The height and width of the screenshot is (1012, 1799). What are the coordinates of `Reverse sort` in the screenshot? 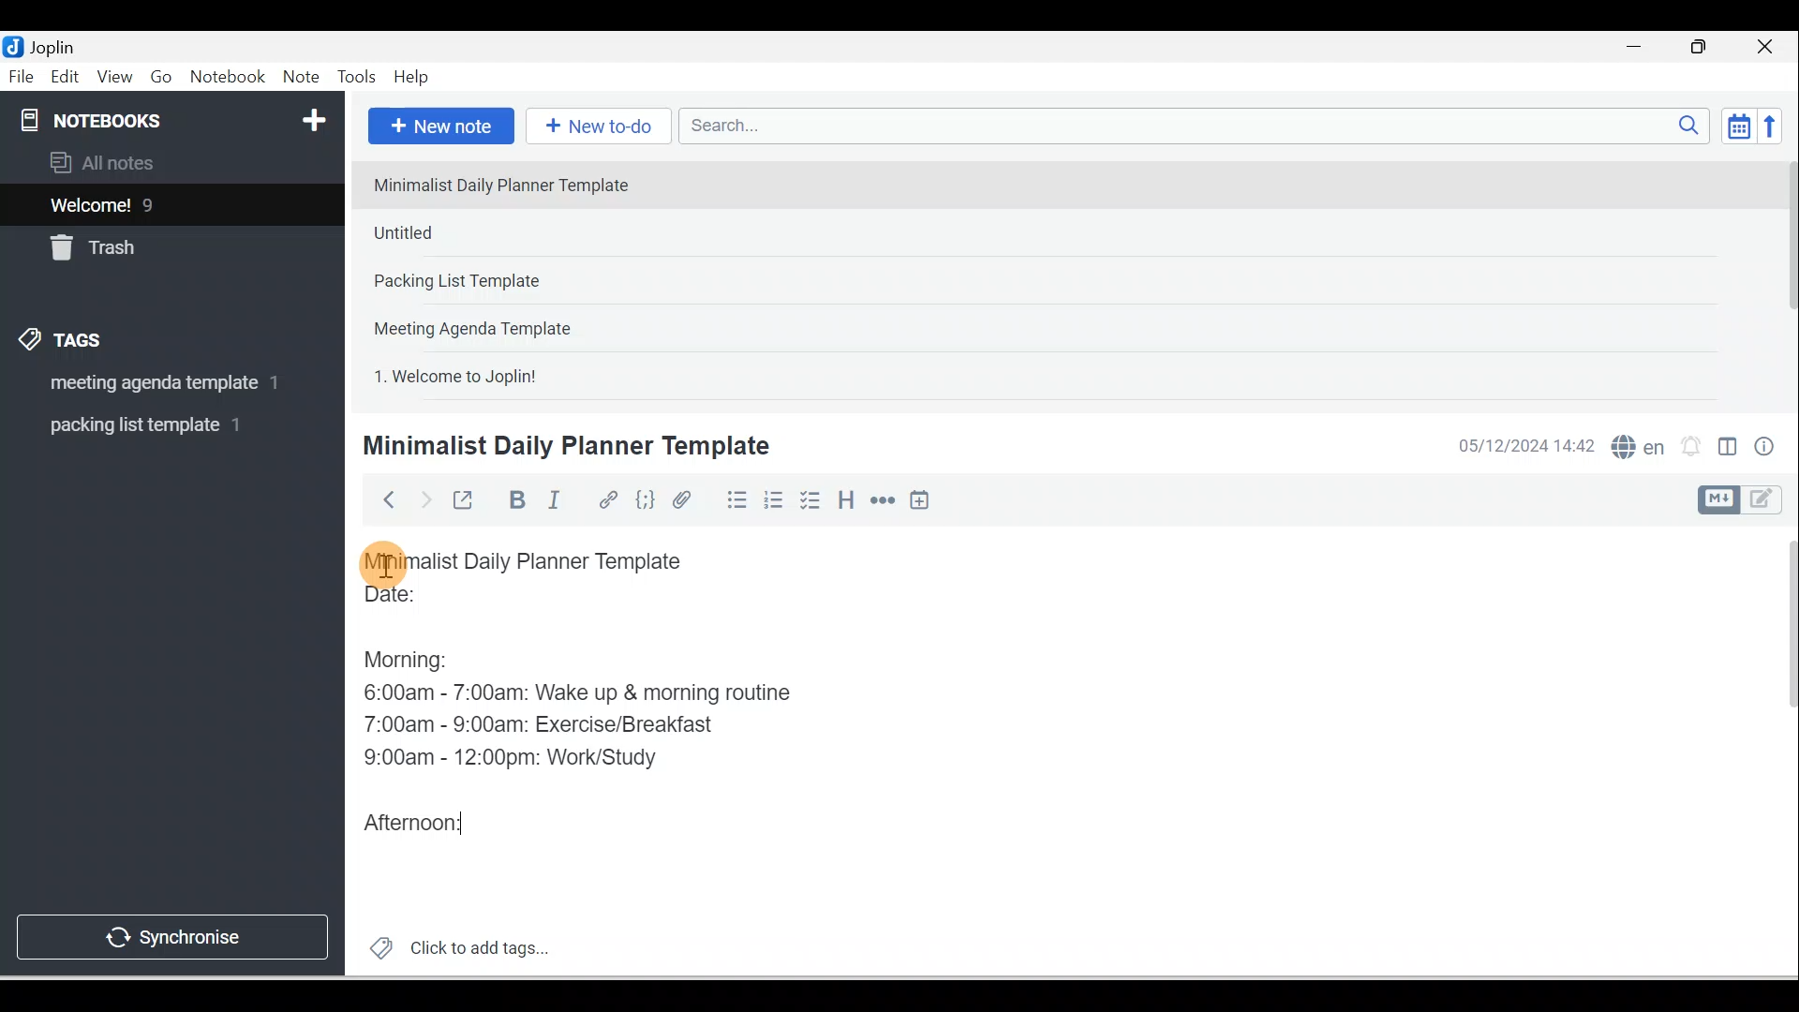 It's located at (1776, 126).